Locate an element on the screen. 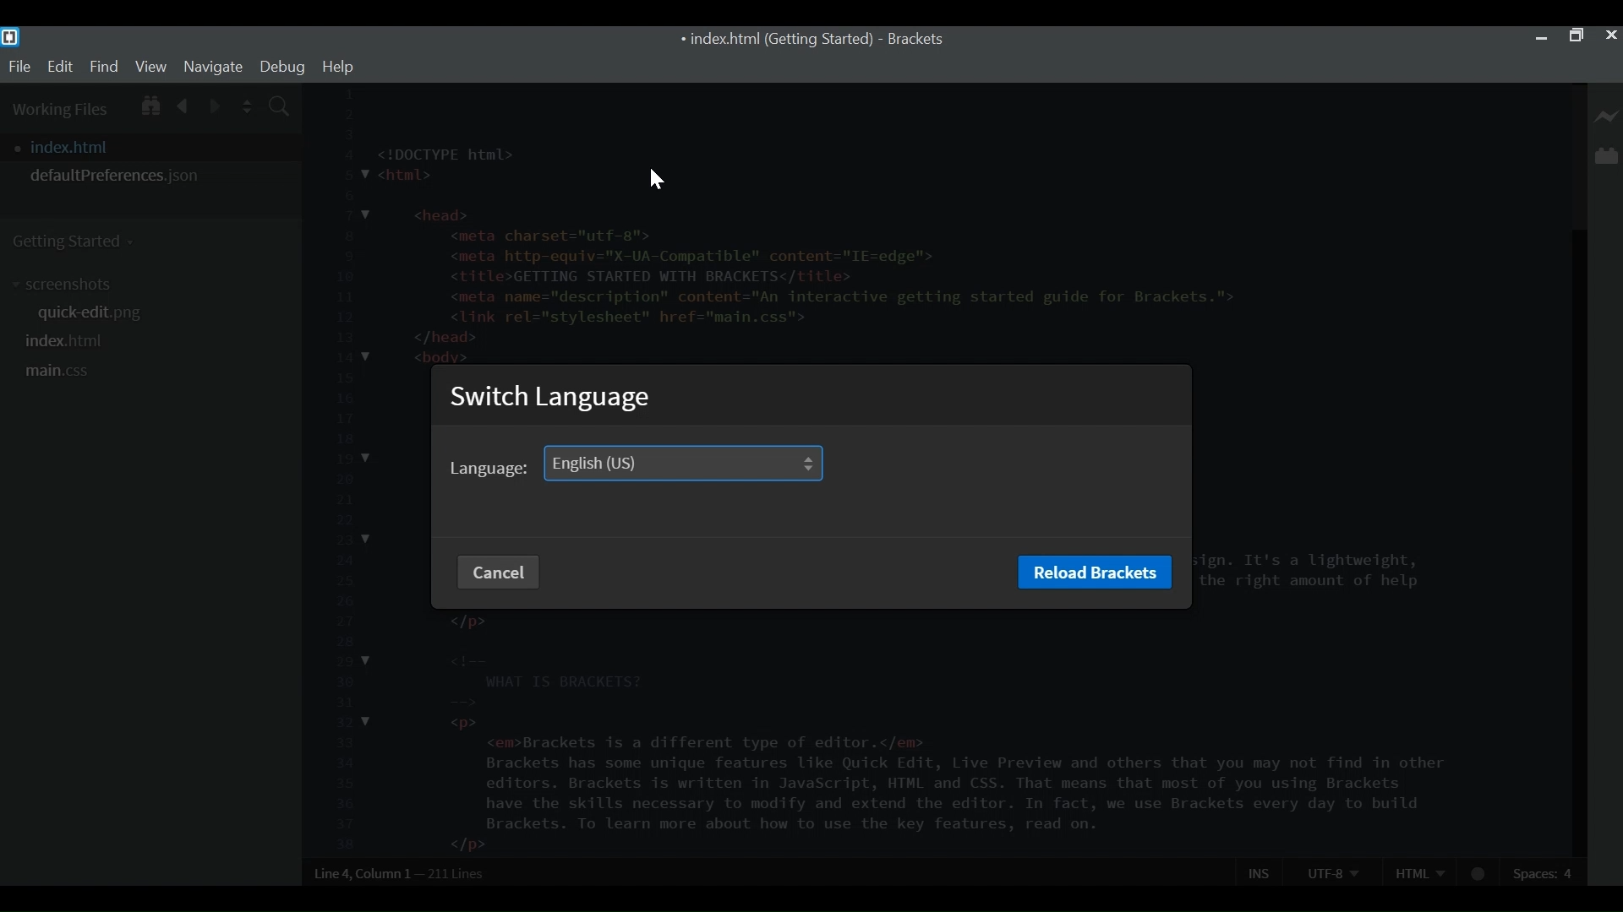  Spaces: 4 is located at coordinates (1545, 872).